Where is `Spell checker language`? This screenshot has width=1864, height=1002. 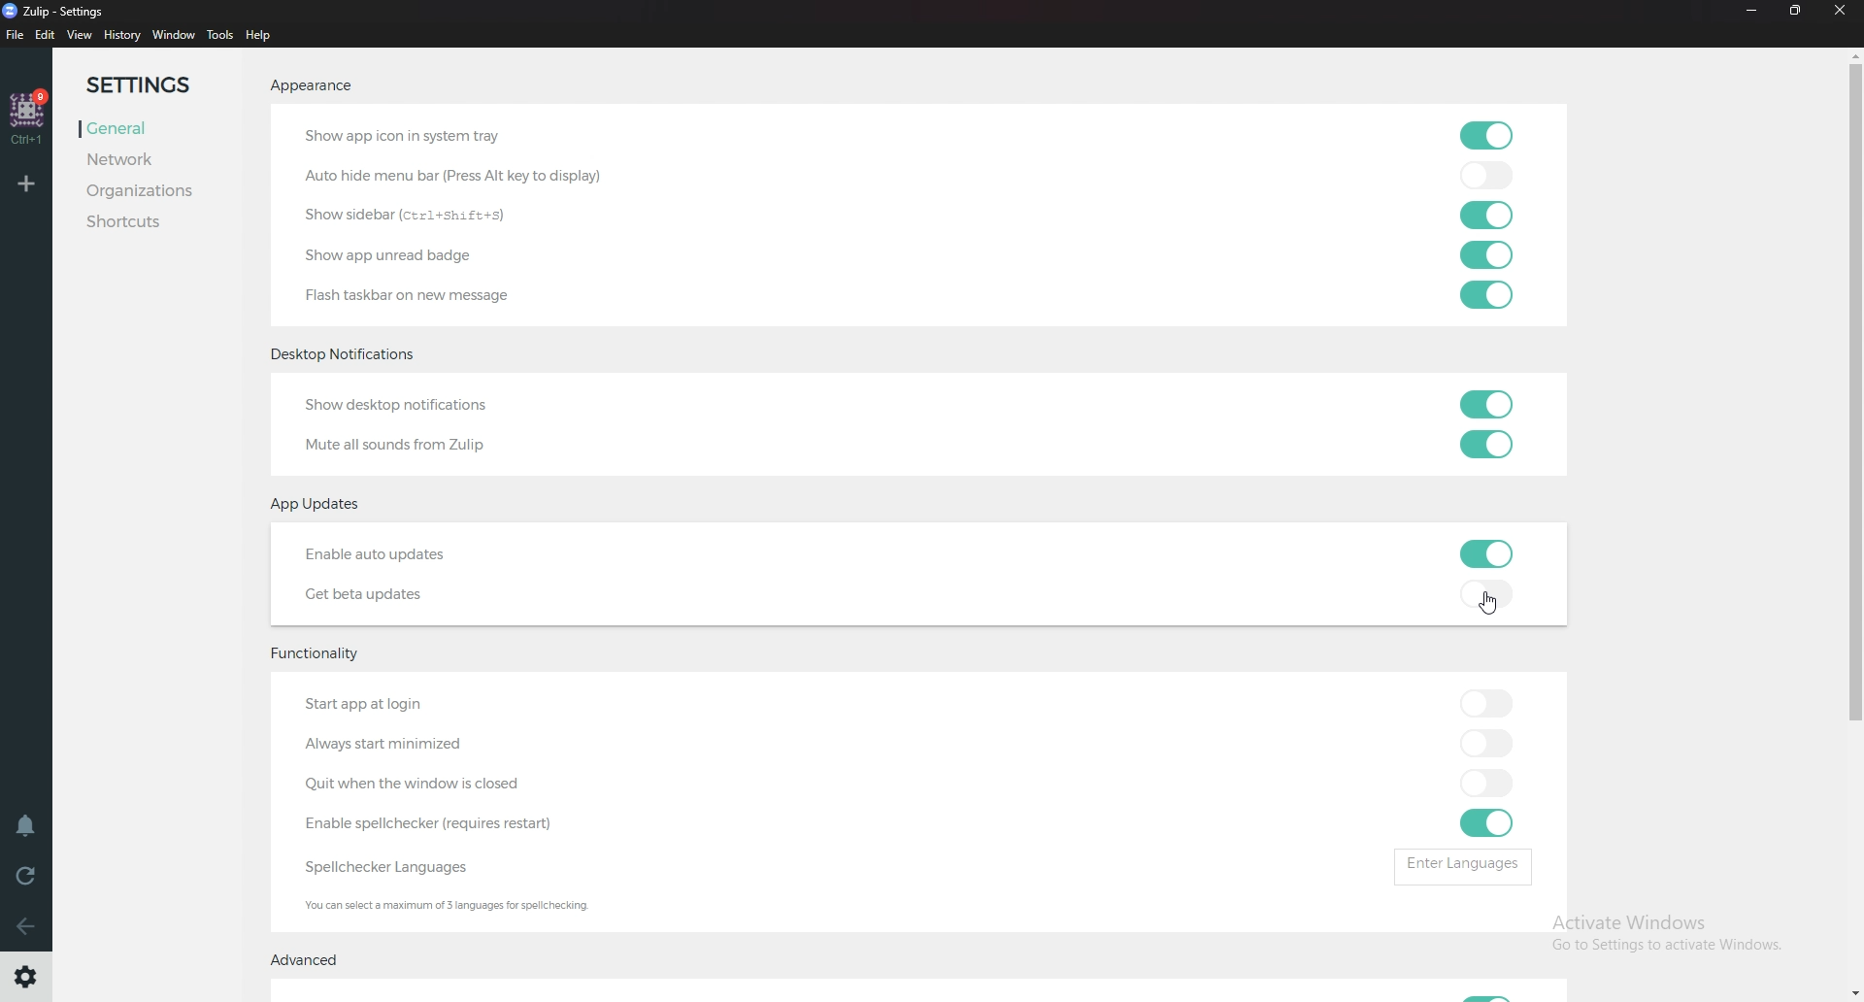 Spell checker language is located at coordinates (392, 871).